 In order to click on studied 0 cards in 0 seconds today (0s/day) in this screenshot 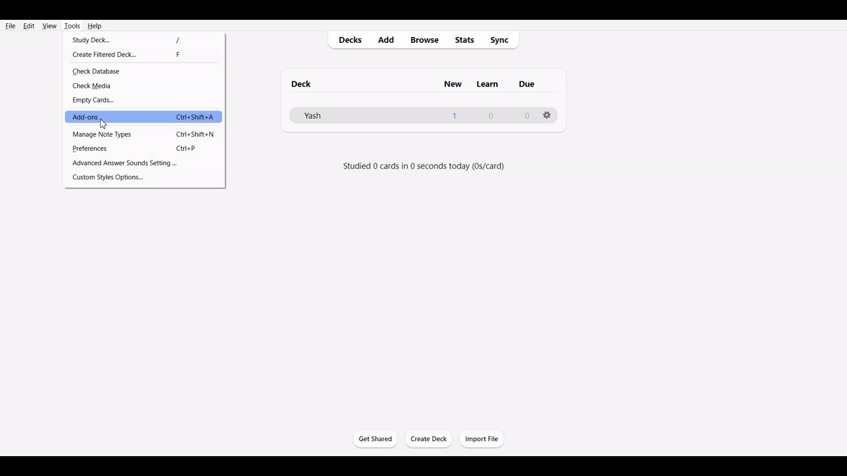, I will do `click(424, 166)`.